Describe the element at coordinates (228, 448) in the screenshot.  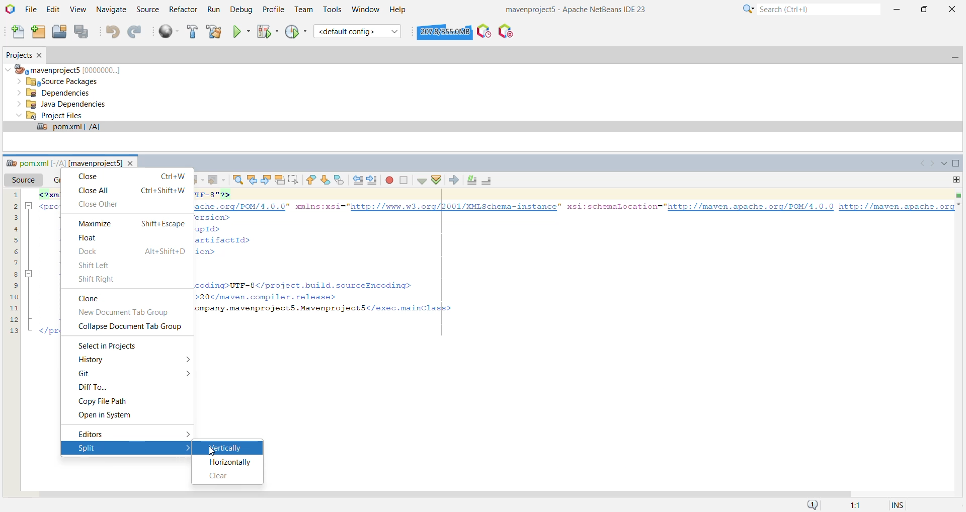
I see `Vertically` at that location.